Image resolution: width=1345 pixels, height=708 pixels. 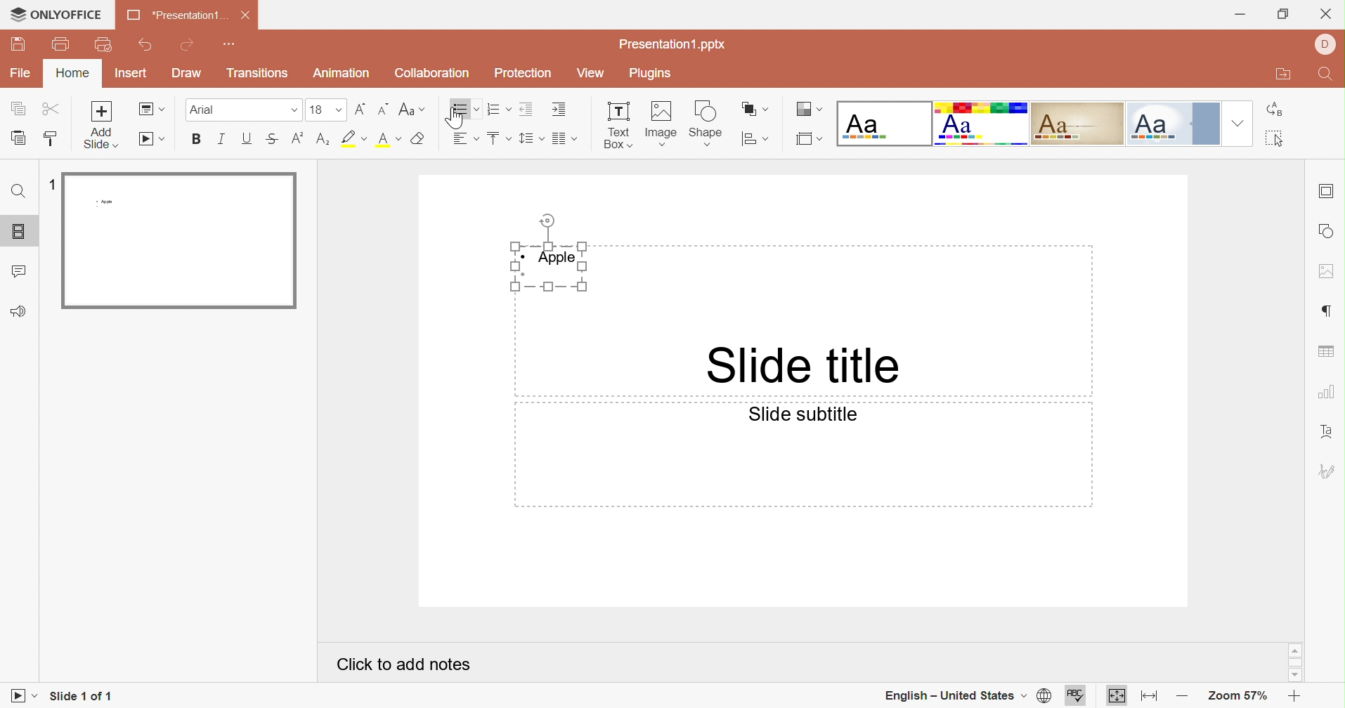 What do you see at coordinates (710, 122) in the screenshot?
I see `shape` at bounding box center [710, 122].